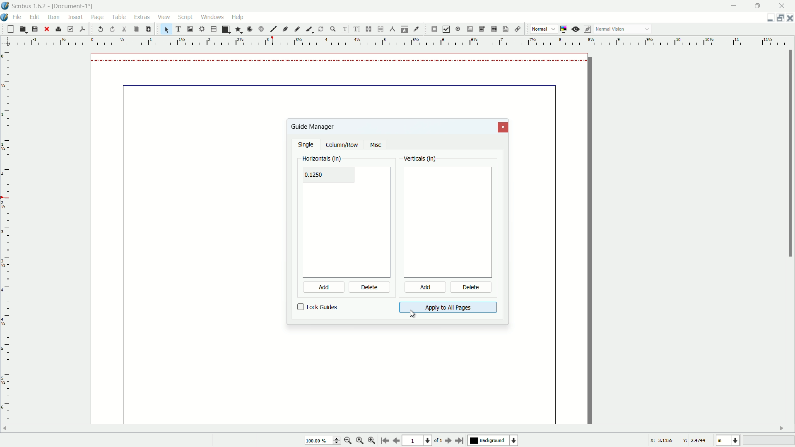 This screenshot has width=795, height=447. What do you see at coordinates (321, 441) in the screenshot?
I see `current zoom percentage` at bounding box center [321, 441].